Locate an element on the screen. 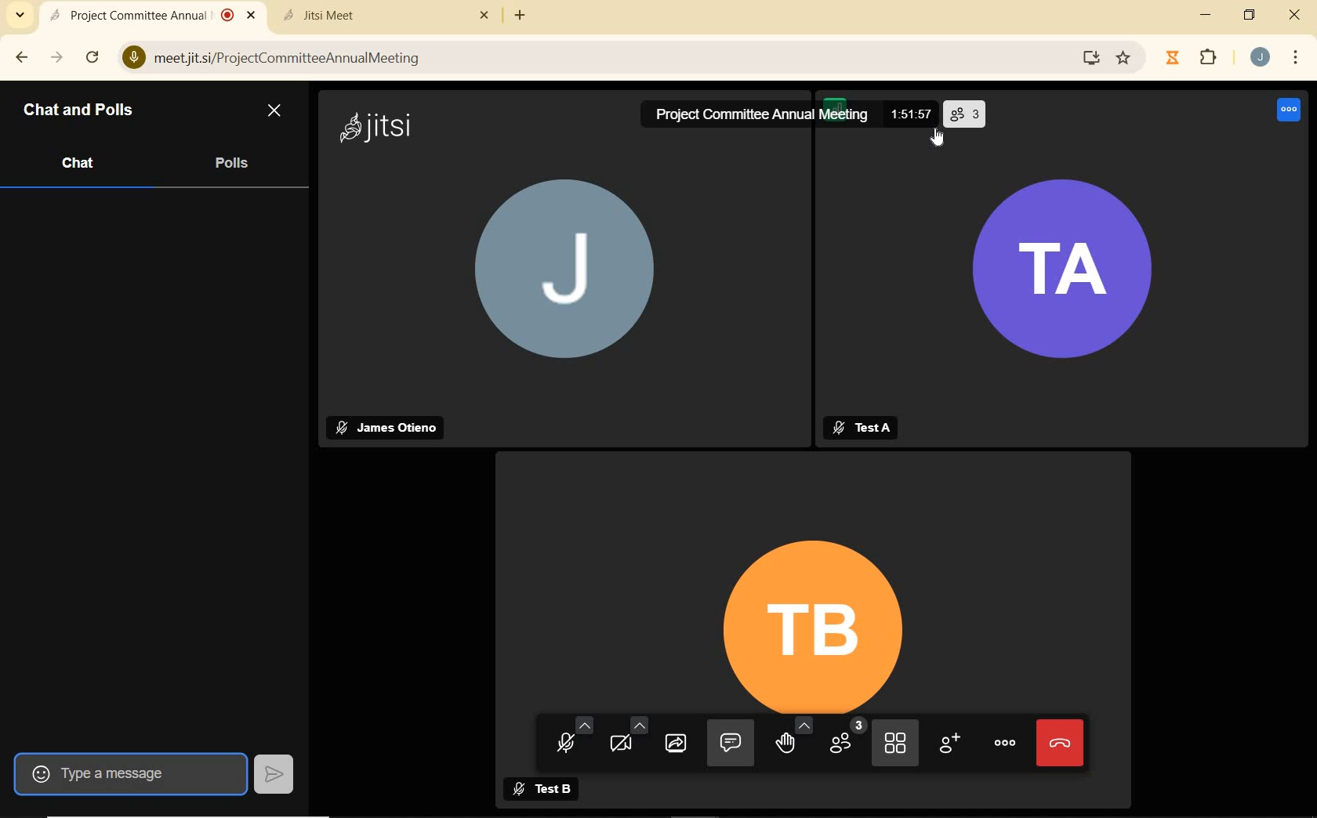  close is located at coordinates (1292, 16).